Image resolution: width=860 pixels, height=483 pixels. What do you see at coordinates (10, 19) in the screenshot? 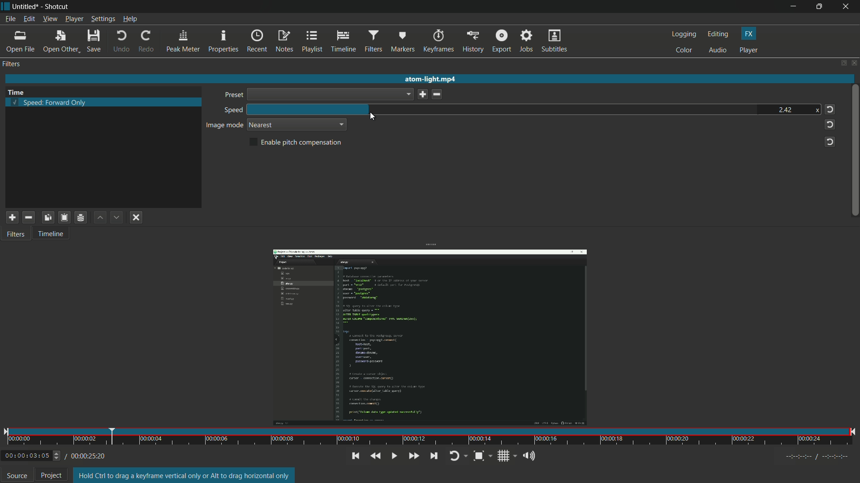
I see `file menu` at bounding box center [10, 19].